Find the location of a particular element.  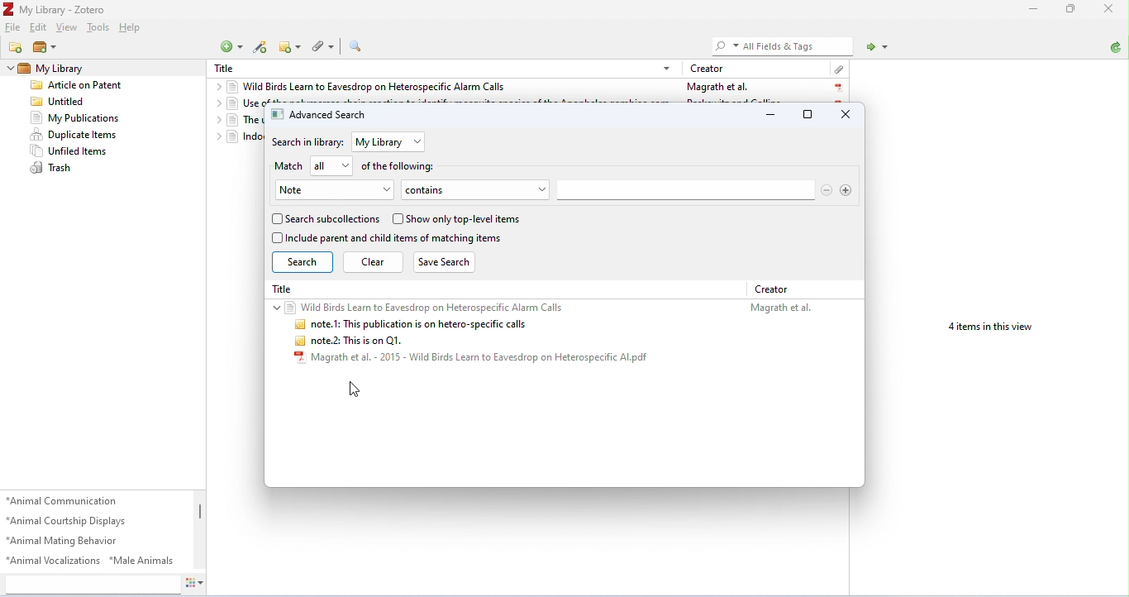

attachment is located at coordinates (839, 69).